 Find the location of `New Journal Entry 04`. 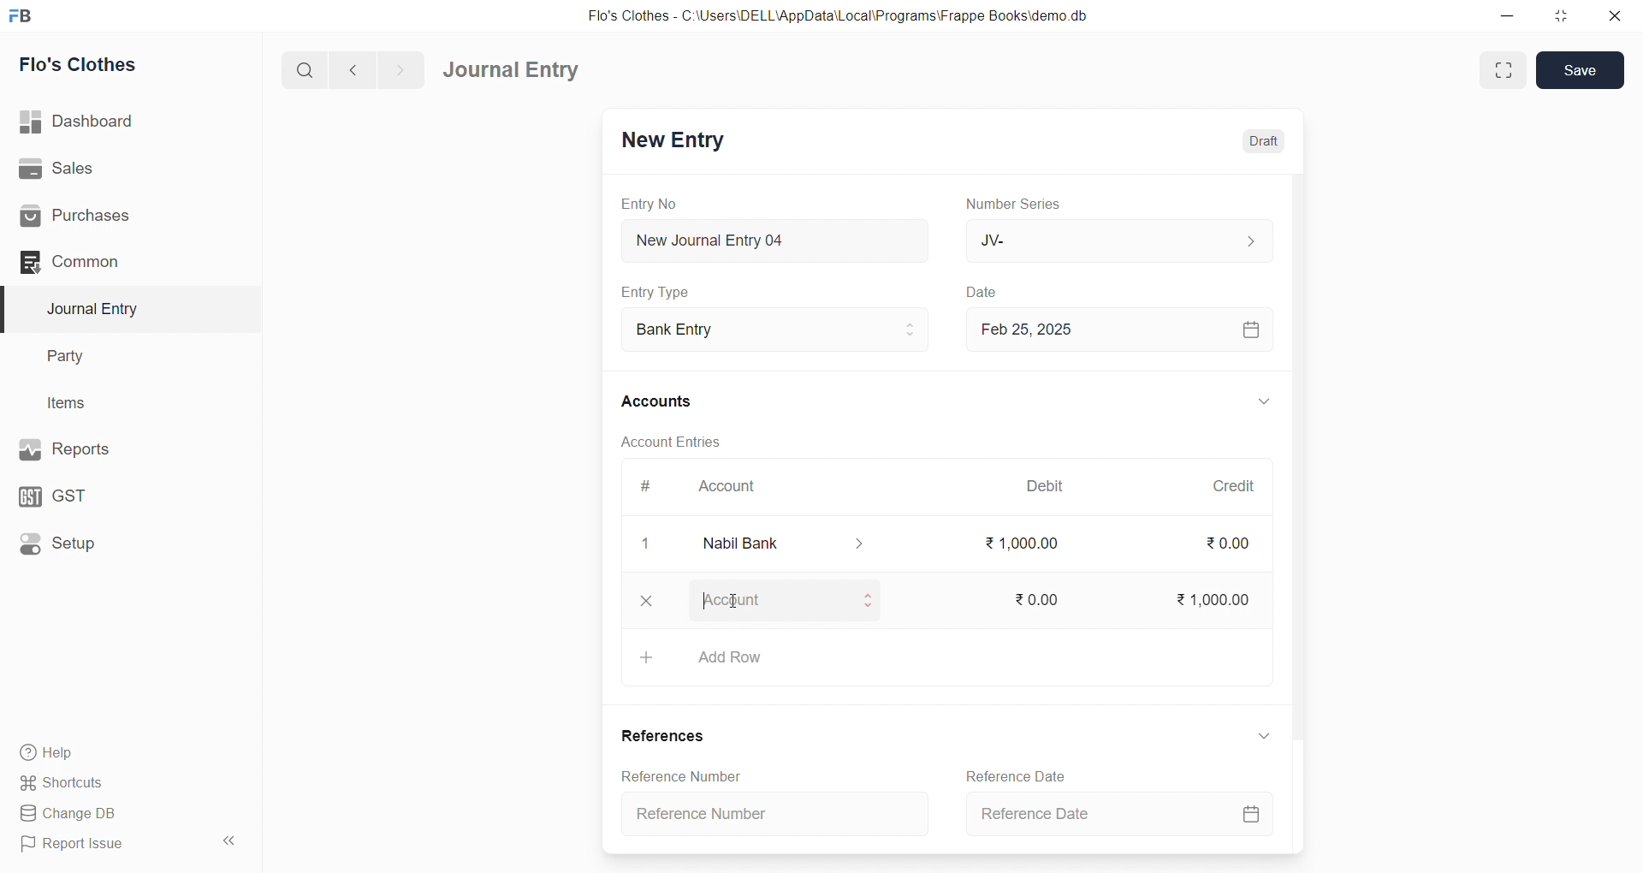

New Journal Entry 04 is located at coordinates (771, 240).